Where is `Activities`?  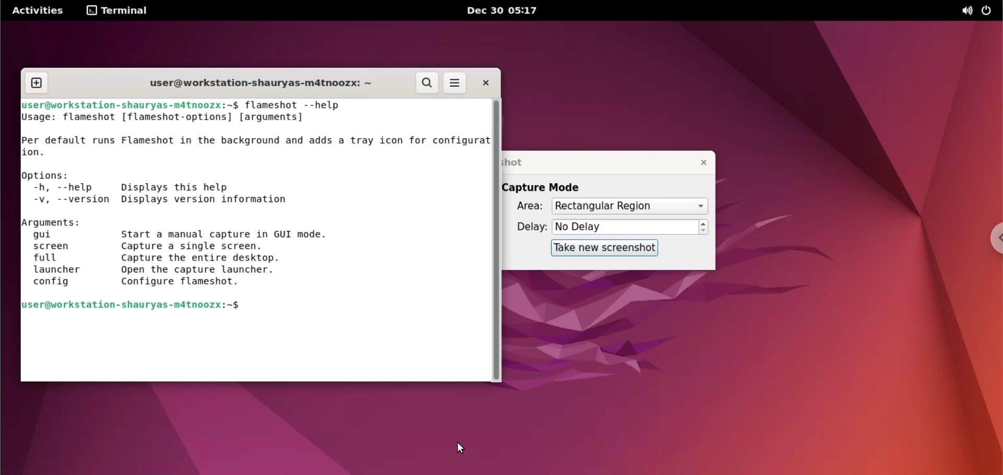 Activities is located at coordinates (40, 11).